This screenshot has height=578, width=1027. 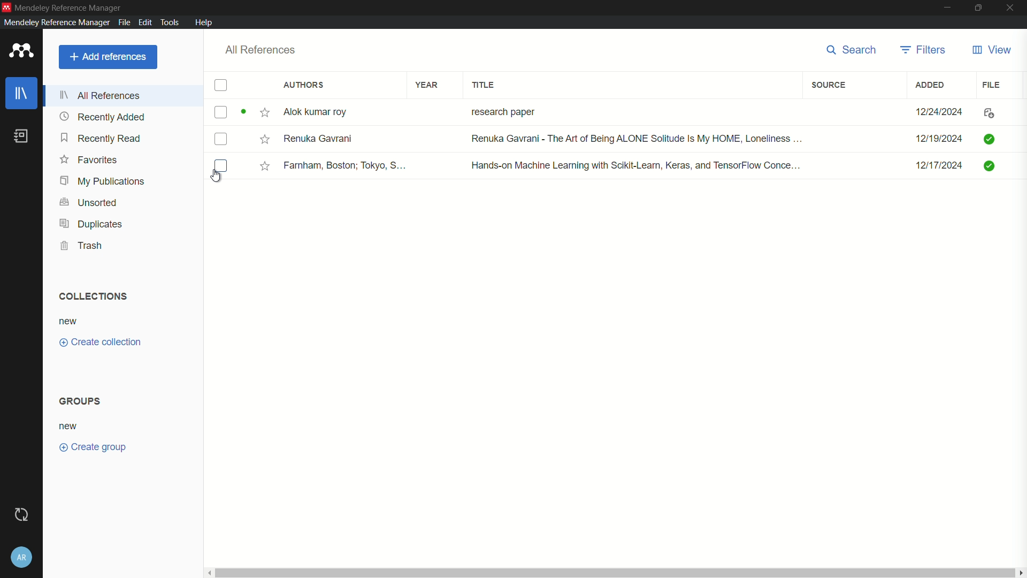 What do you see at coordinates (93, 447) in the screenshot?
I see `create group` at bounding box center [93, 447].